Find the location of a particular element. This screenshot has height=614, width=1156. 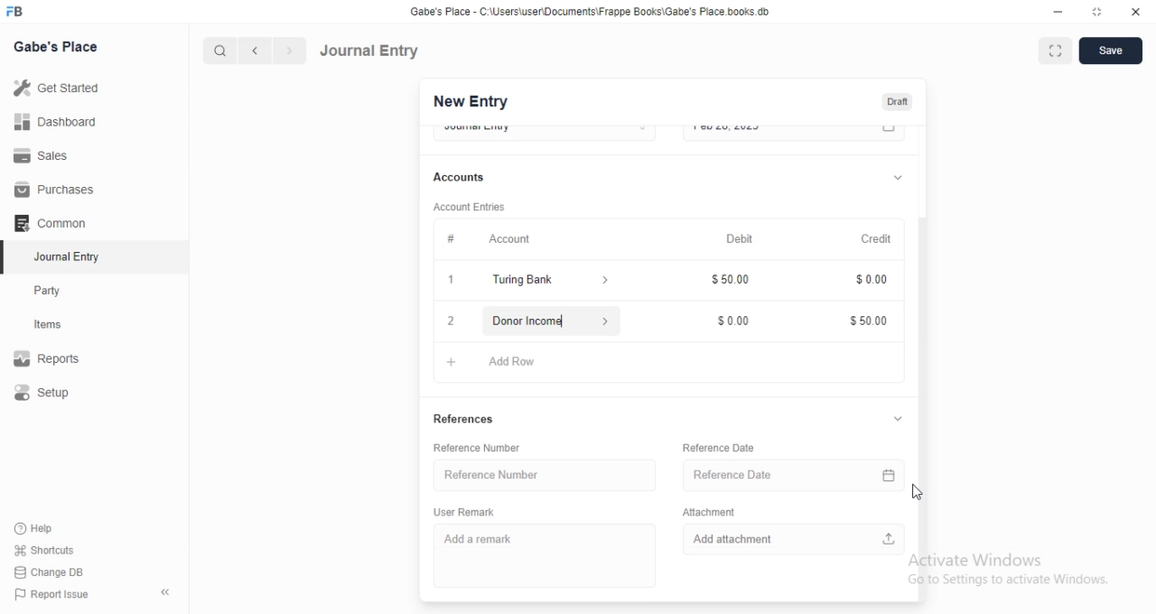

Common is located at coordinates (55, 223).